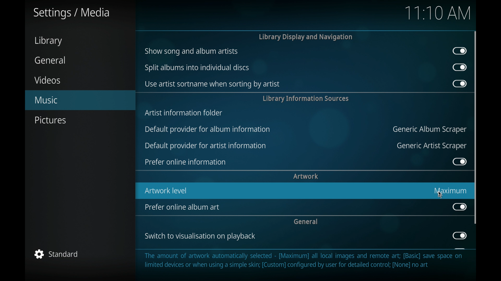 The height and width of the screenshot is (281, 501). I want to click on library display and navigation, so click(305, 37).